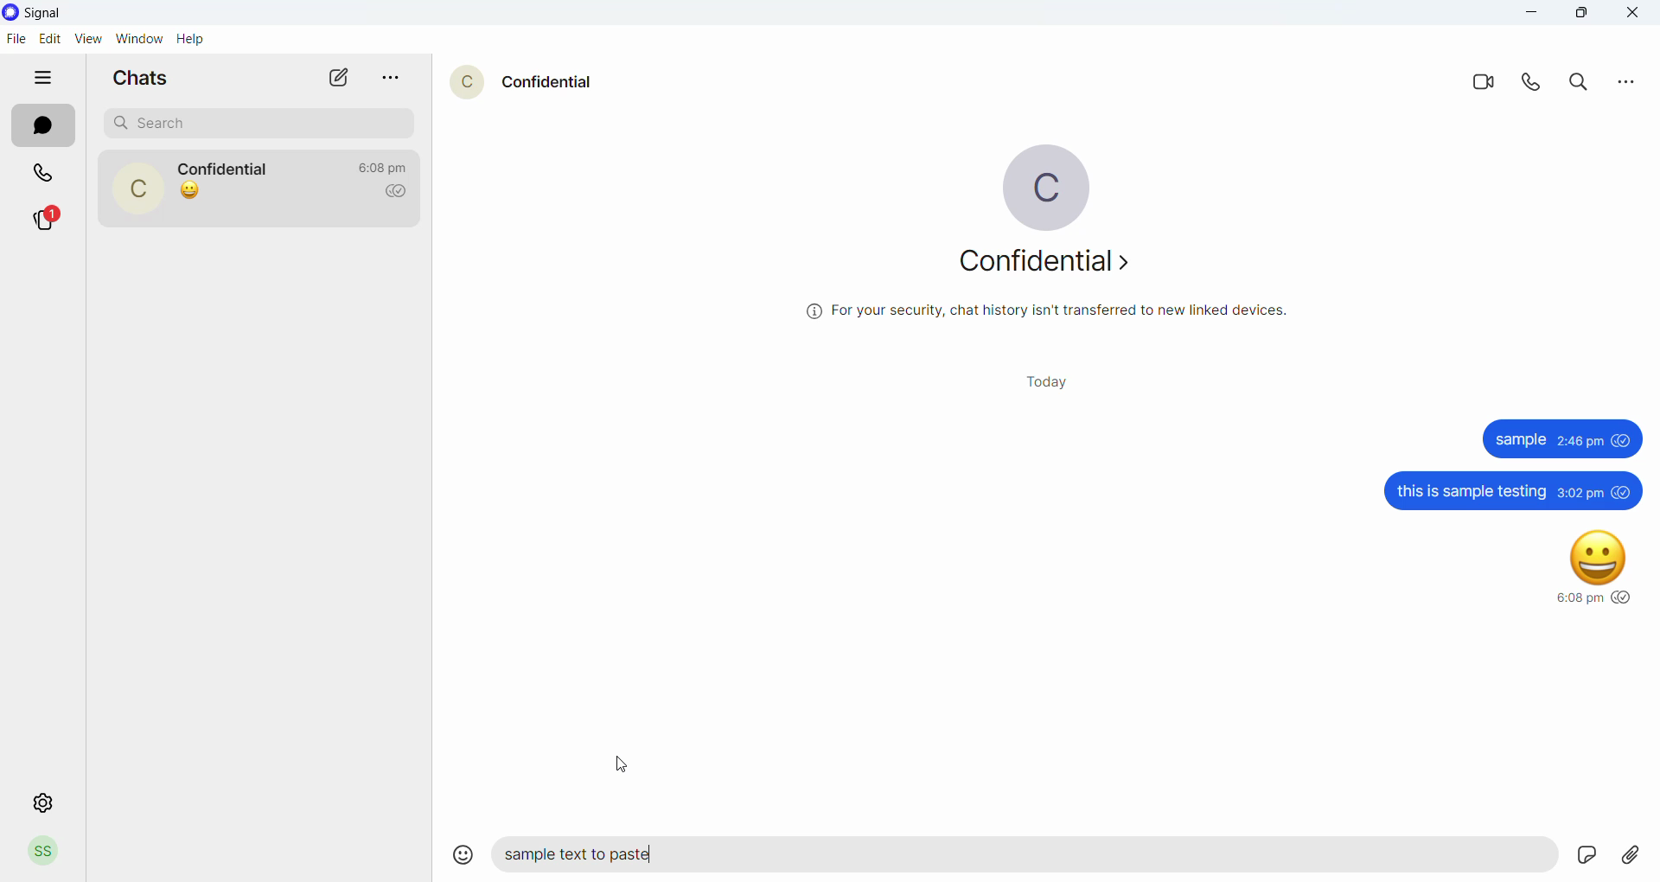 The image size is (1660, 882). Describe the element at coordinates (1589, 855) in the screenshot. I see `voice note` at that location.